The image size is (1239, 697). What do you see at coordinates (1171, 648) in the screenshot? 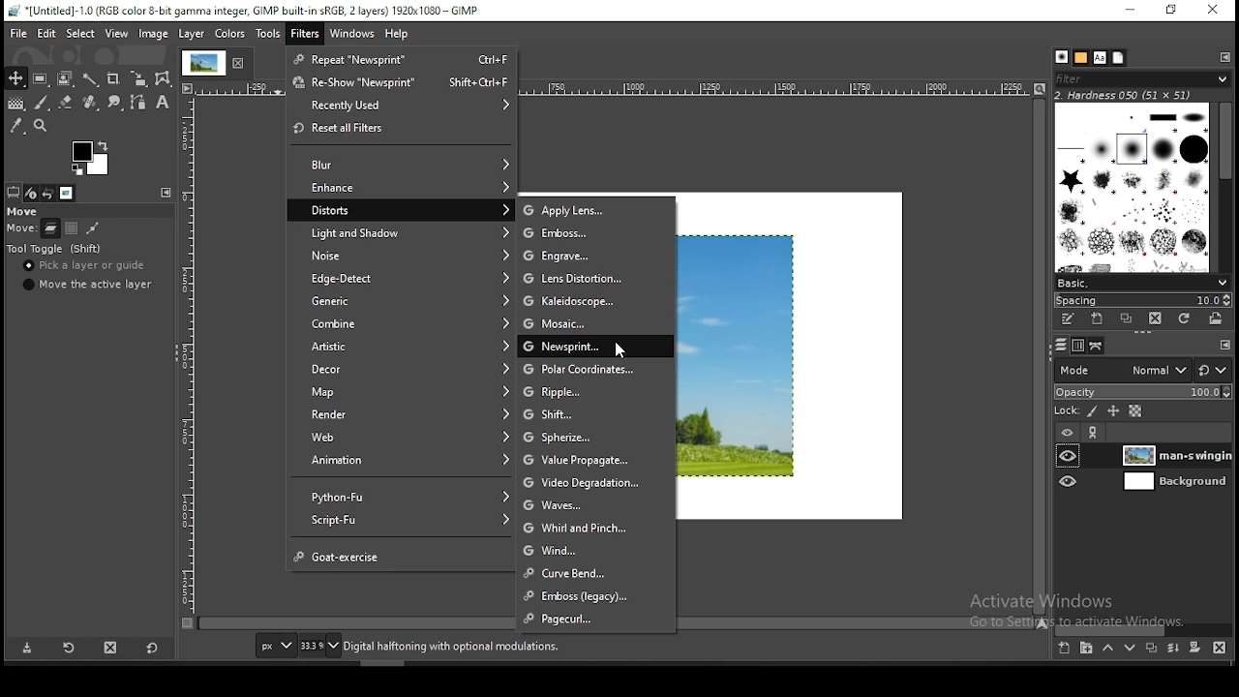
I see `merge layers` at bounding box center [1171, 648].